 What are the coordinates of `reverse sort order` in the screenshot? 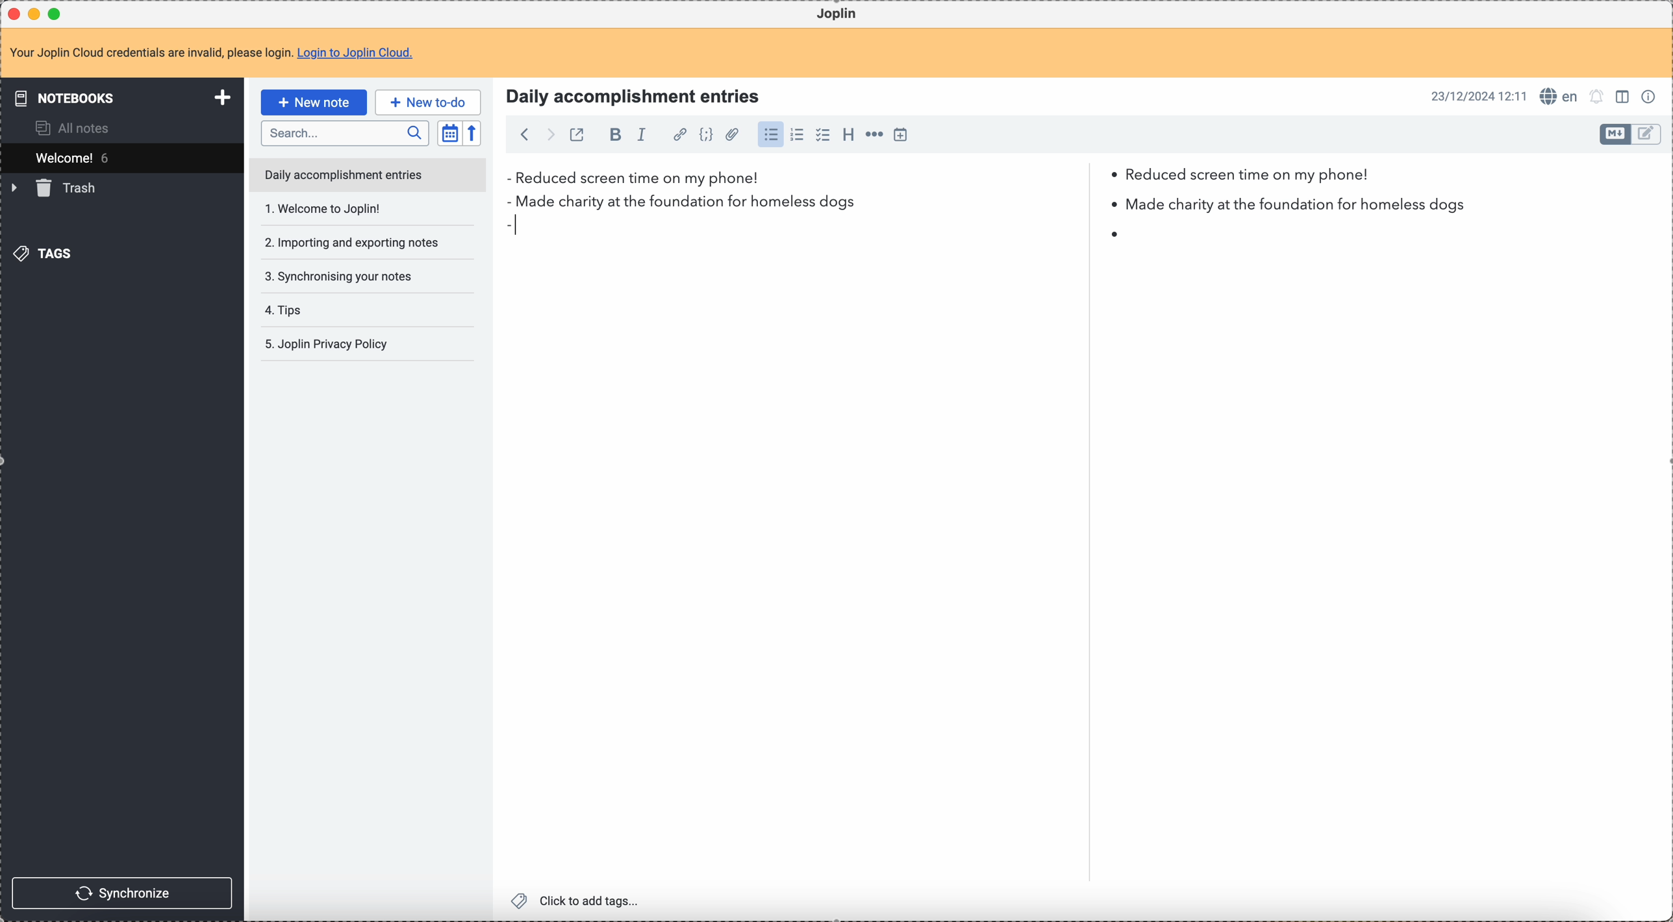 It's located at (472, 133).